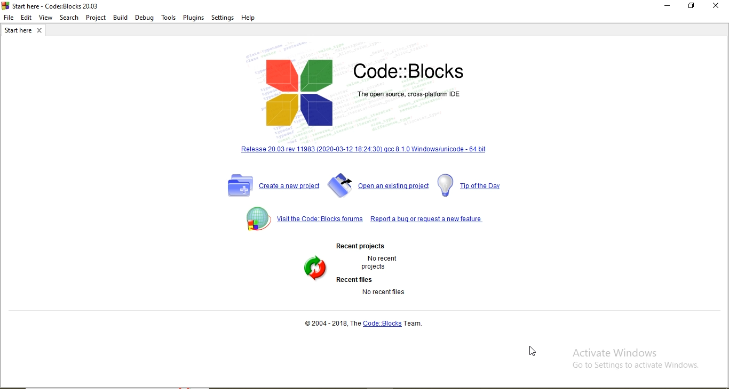 Image resolution: width=729 pixels, height=389 pixels. Describe the element at coordinates (250, 18) in the screenshot. I see `Help` at that location.